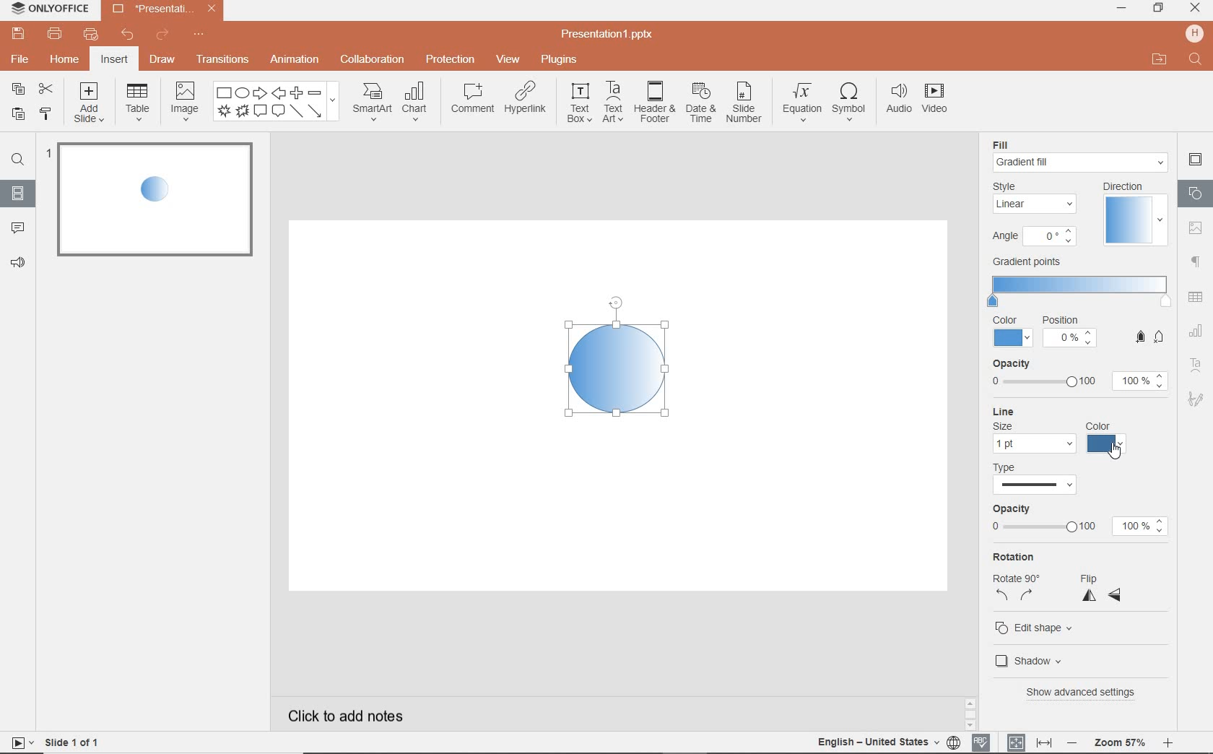 The width and height of the screenshot is (1213, 754). Describe the element at coordinates (1195, 398) in the screenshot. I see `signature` at that location.